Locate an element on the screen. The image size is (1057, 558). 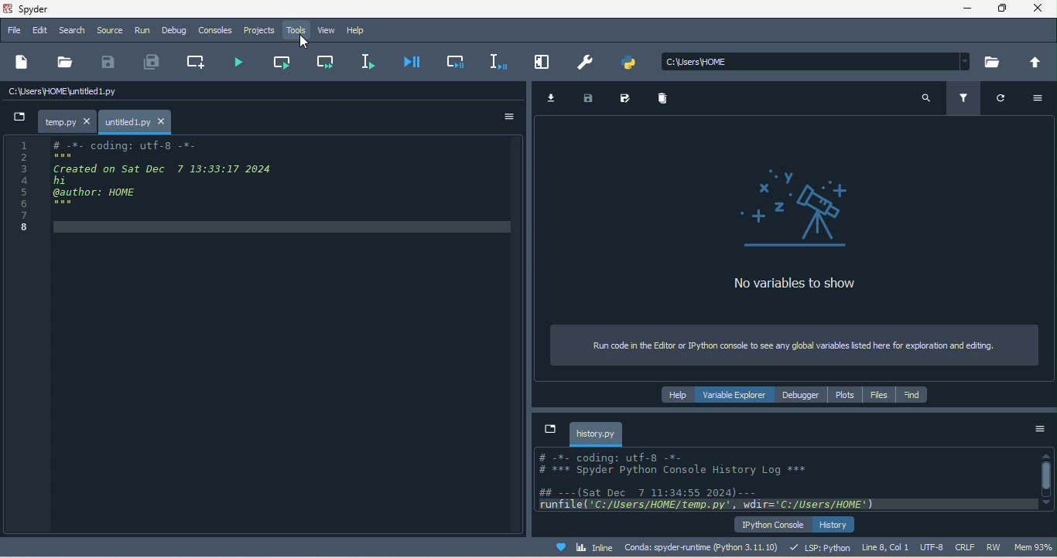
save is located at coordinates (111, 63).